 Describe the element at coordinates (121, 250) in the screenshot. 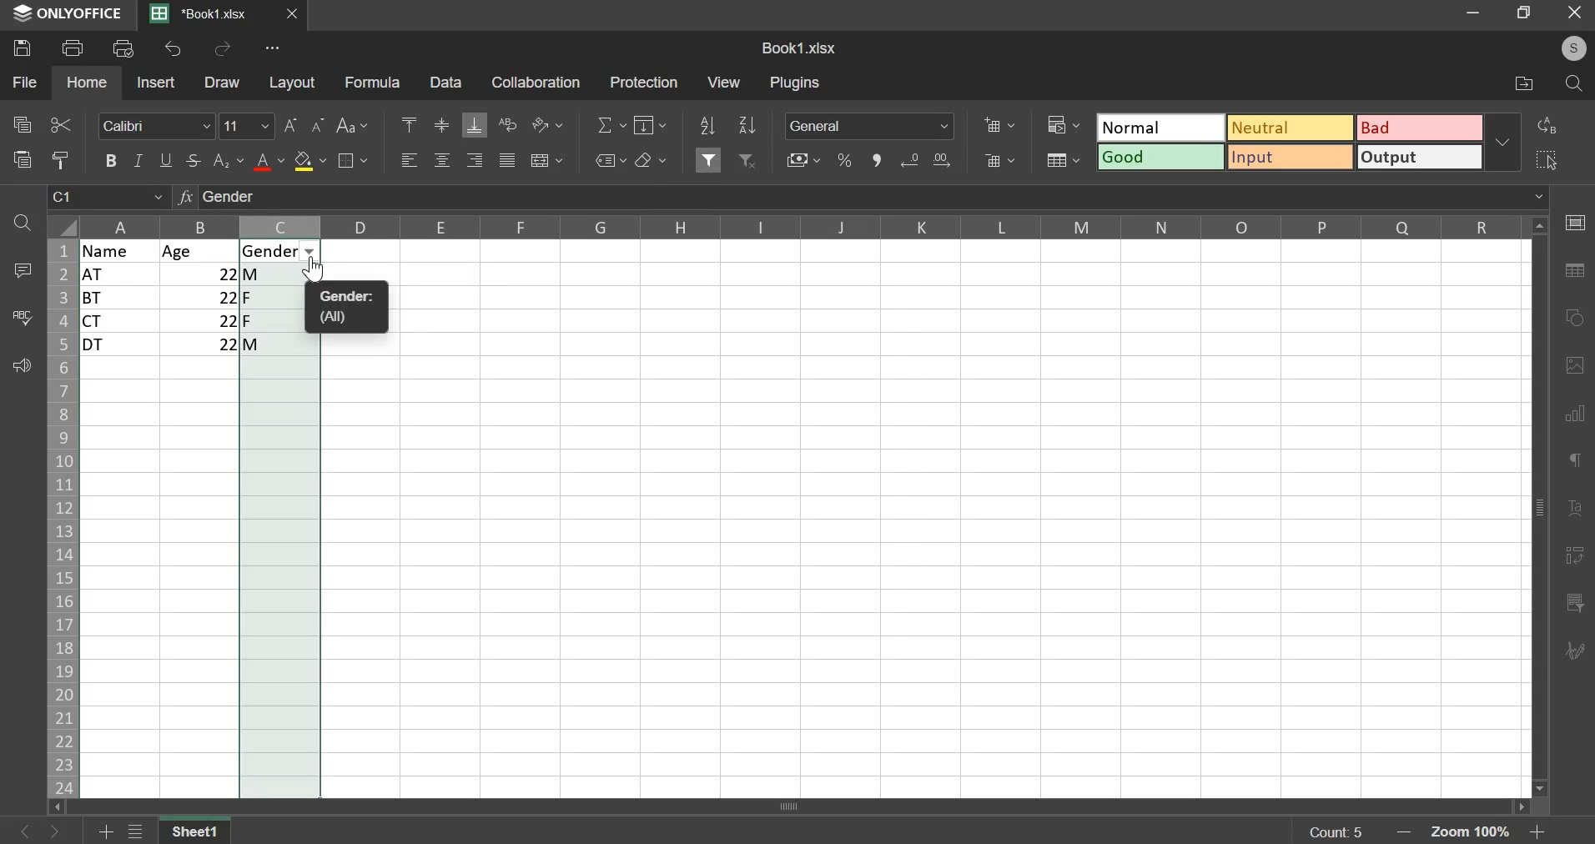

I see `name` at that location.